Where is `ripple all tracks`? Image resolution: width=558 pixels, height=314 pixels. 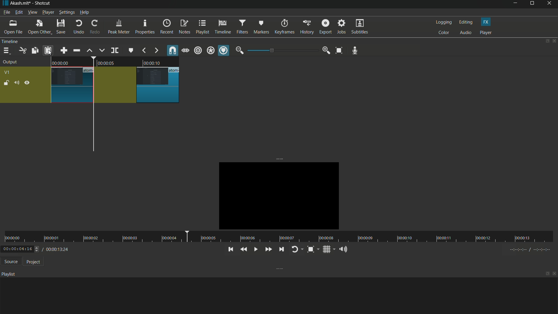
ripple all tracks is located at coordinates (210, 51).